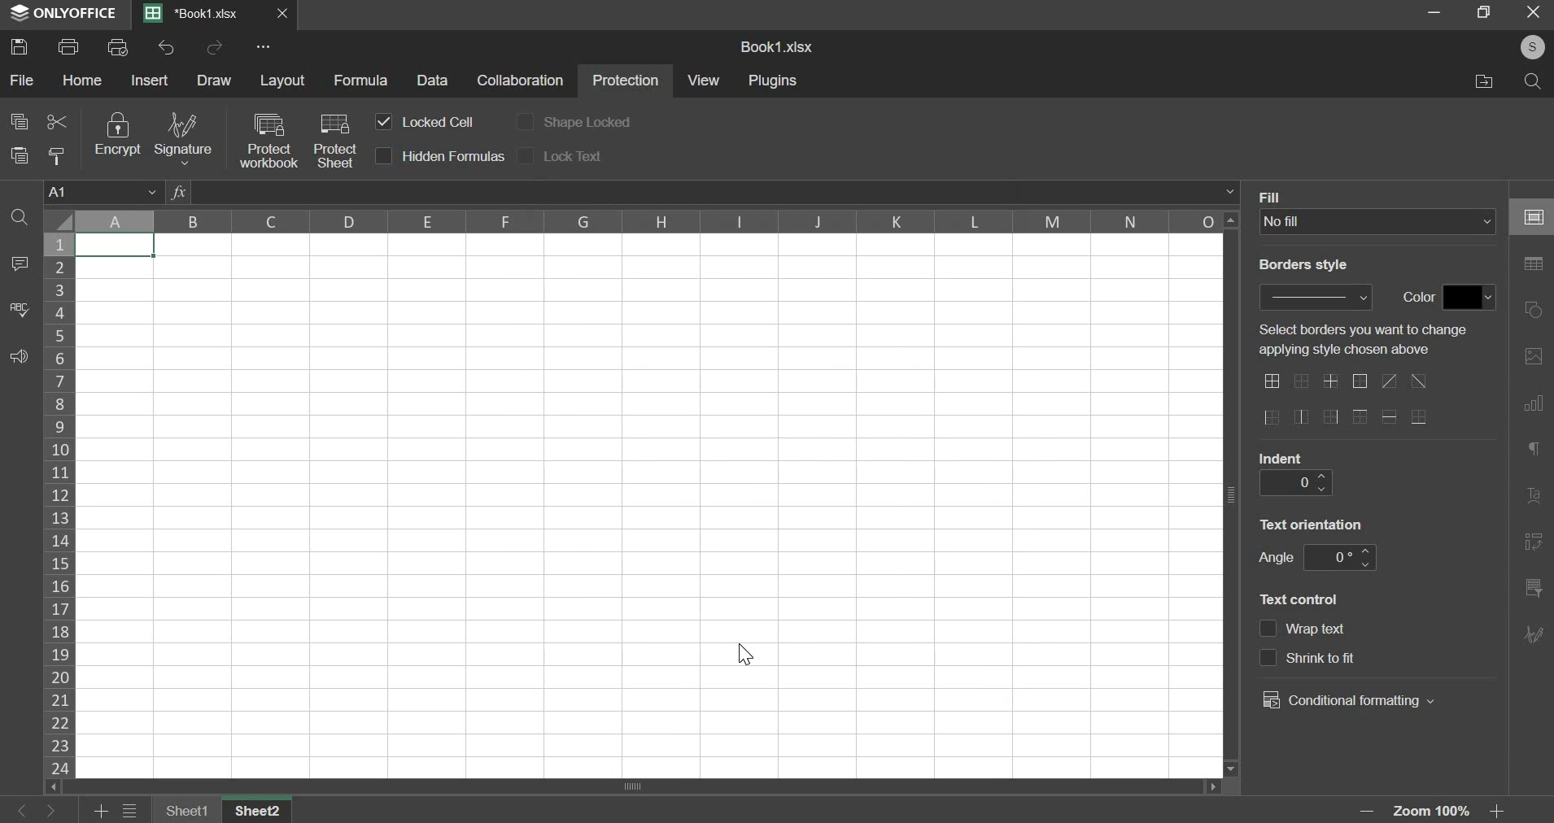 This screenshot has width=1554, height=823. Describe the element at coordinates (1527, 48) in the screenshot. I see `Profile Pic` at that location.